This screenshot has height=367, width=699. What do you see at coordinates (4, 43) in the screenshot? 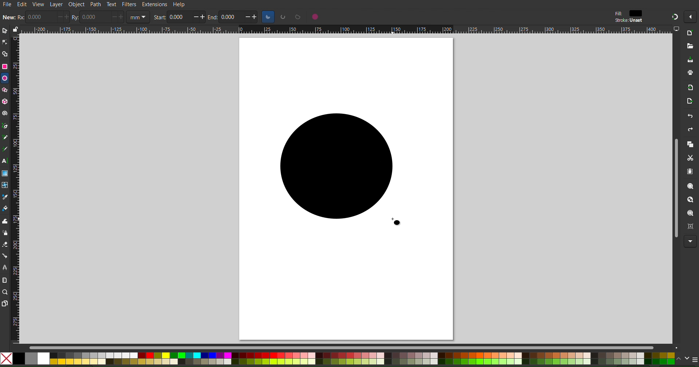
I see `Node Tool` at bounding box center [4, 43].